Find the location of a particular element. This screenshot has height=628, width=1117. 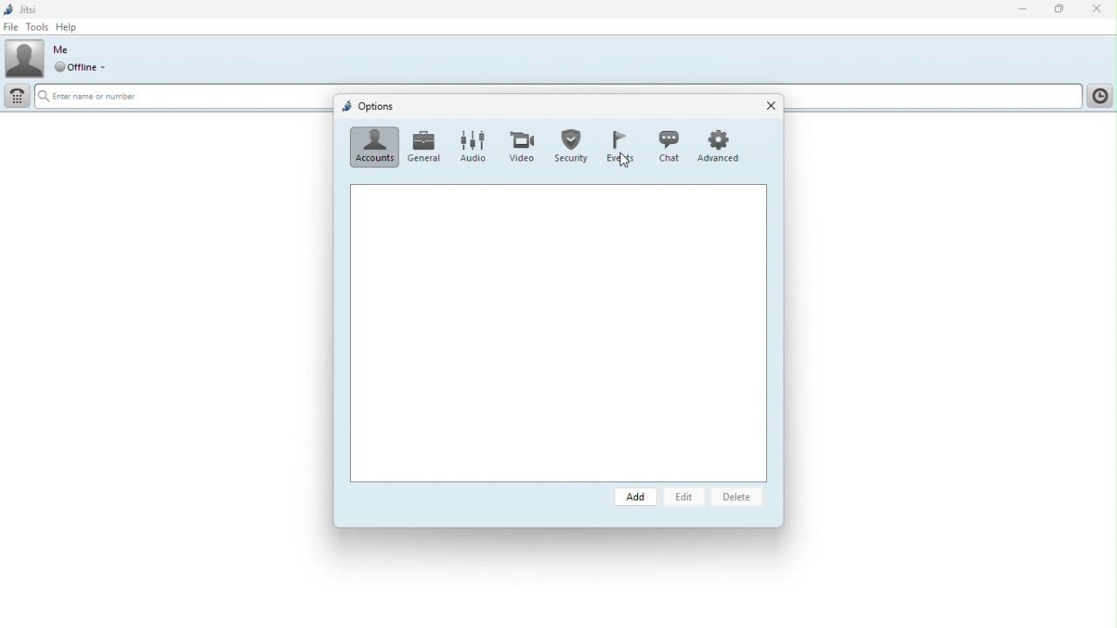

Minimise is located at coordinates (1026, 10).